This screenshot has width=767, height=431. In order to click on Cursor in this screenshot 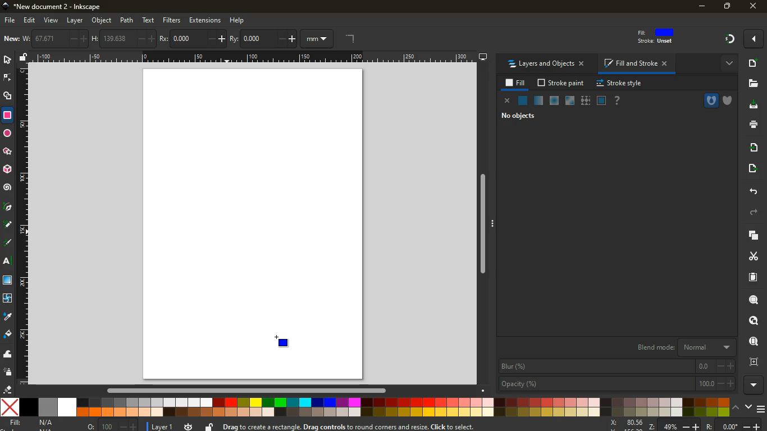, I will do `click(282, 341)`.